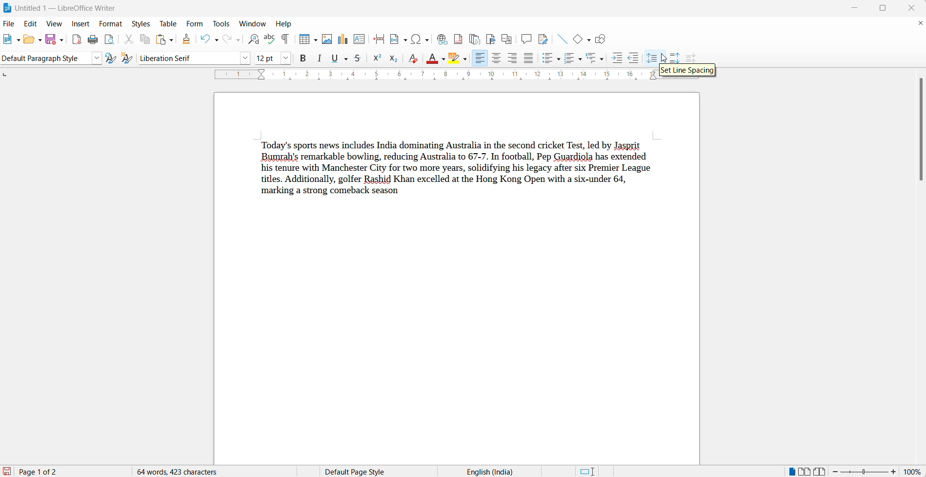 The height and width of the screenshot is (477, 926). What do you see at coordinates (238, 40) in the screenshot?
I see `redo options` at bounding box center [238, 40].